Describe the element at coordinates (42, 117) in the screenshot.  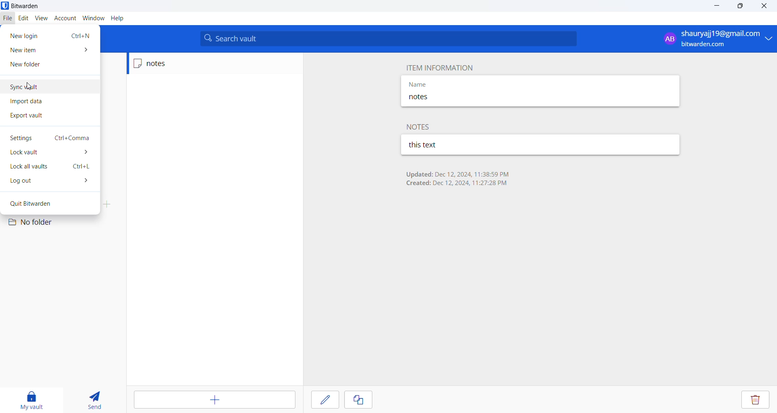
I see `export vault` at that location.